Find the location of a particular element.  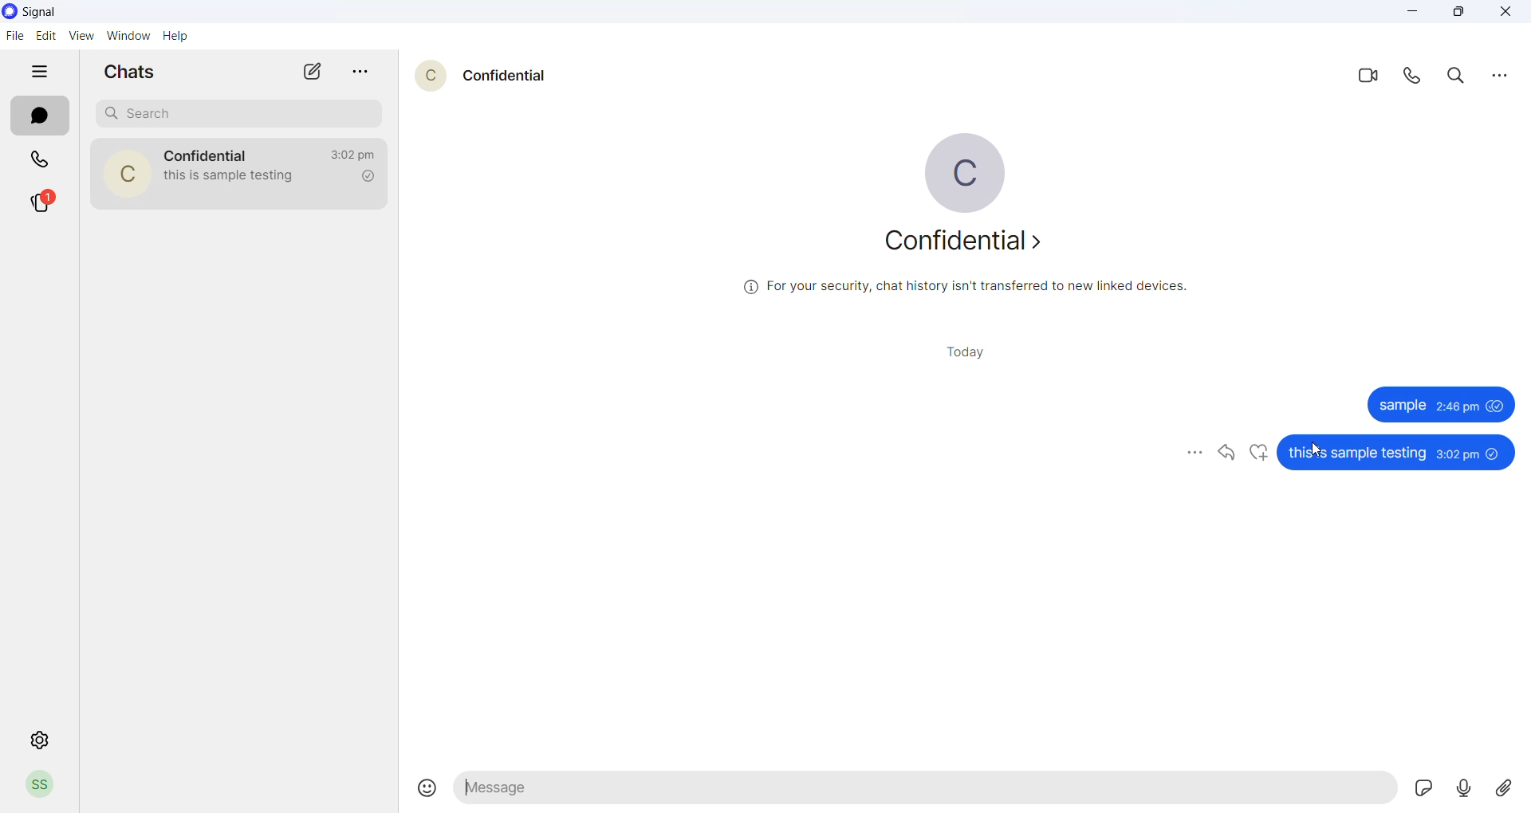

security information is located at coordinates (961, 289).